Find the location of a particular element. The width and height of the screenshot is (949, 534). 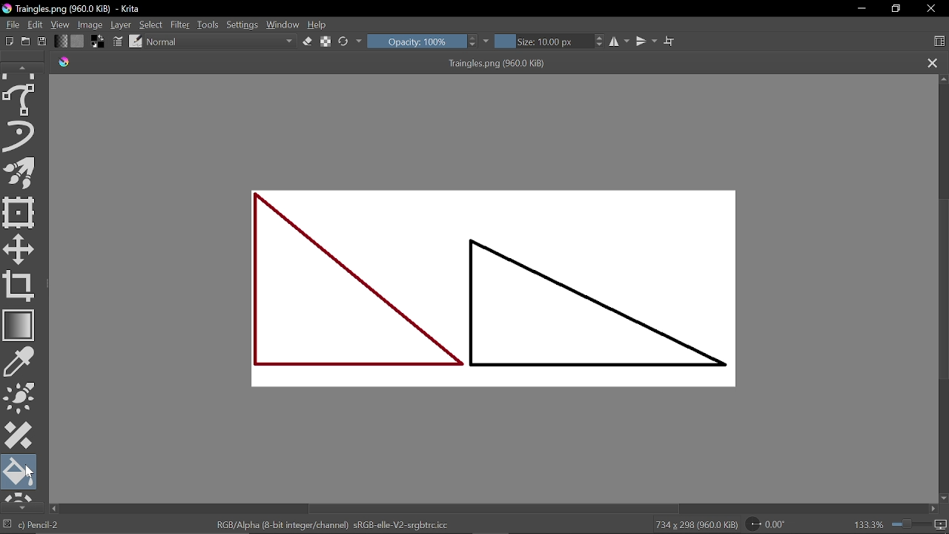

Close is located at coordinates (930, 10).